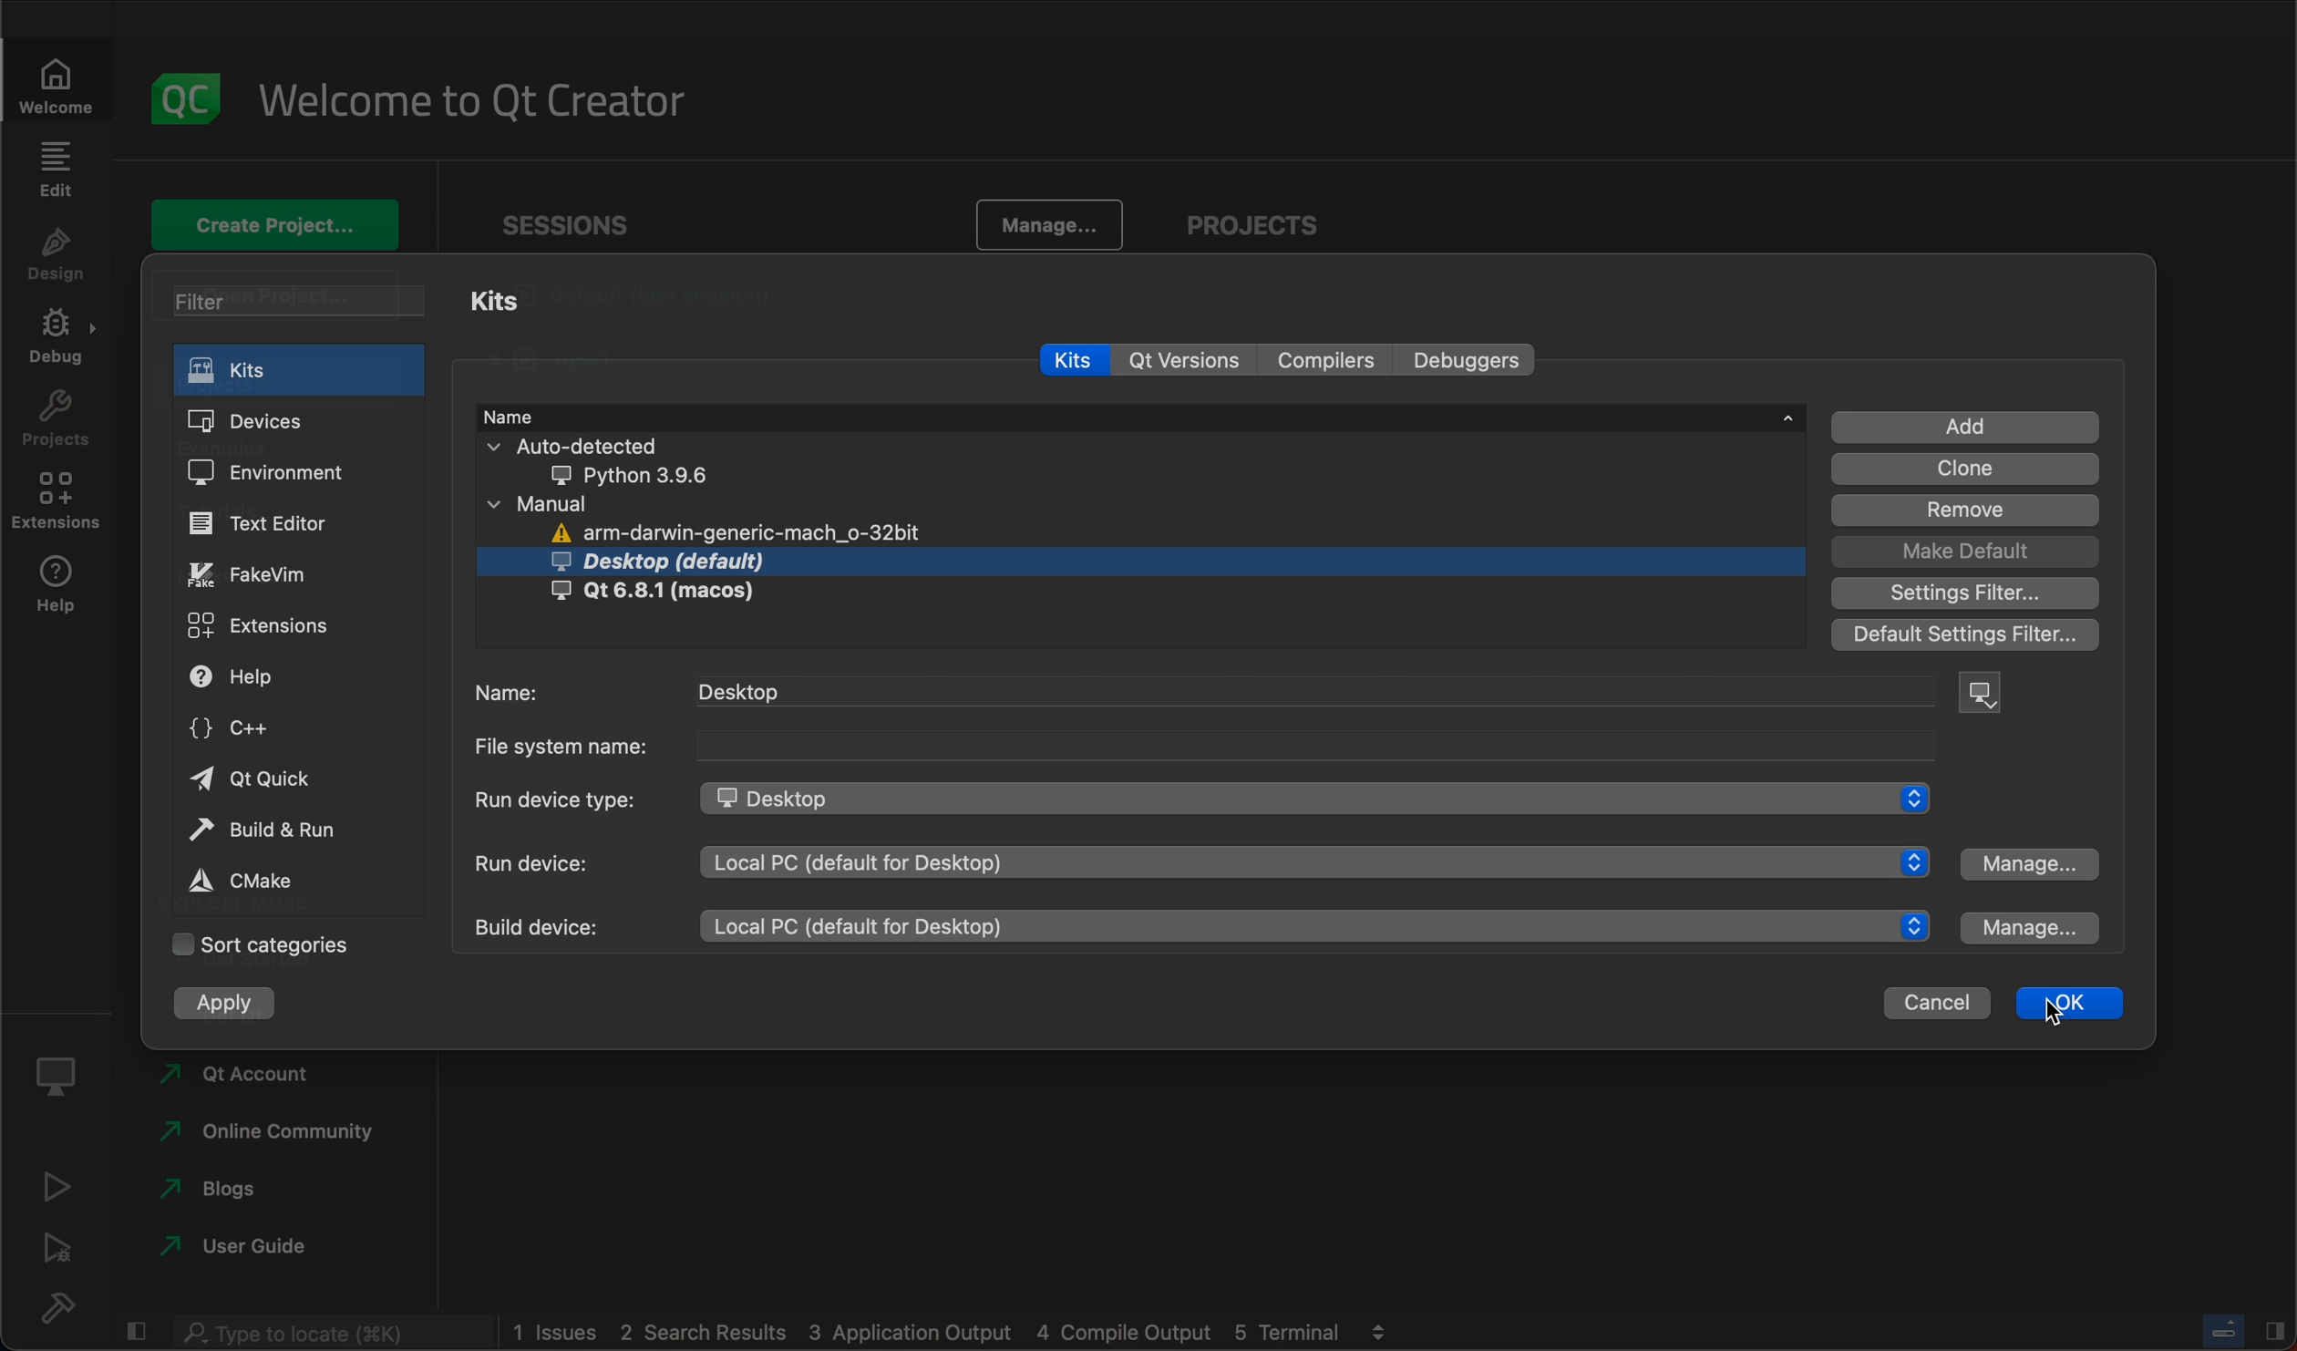  I want to click on manage, so click(2034, 862).